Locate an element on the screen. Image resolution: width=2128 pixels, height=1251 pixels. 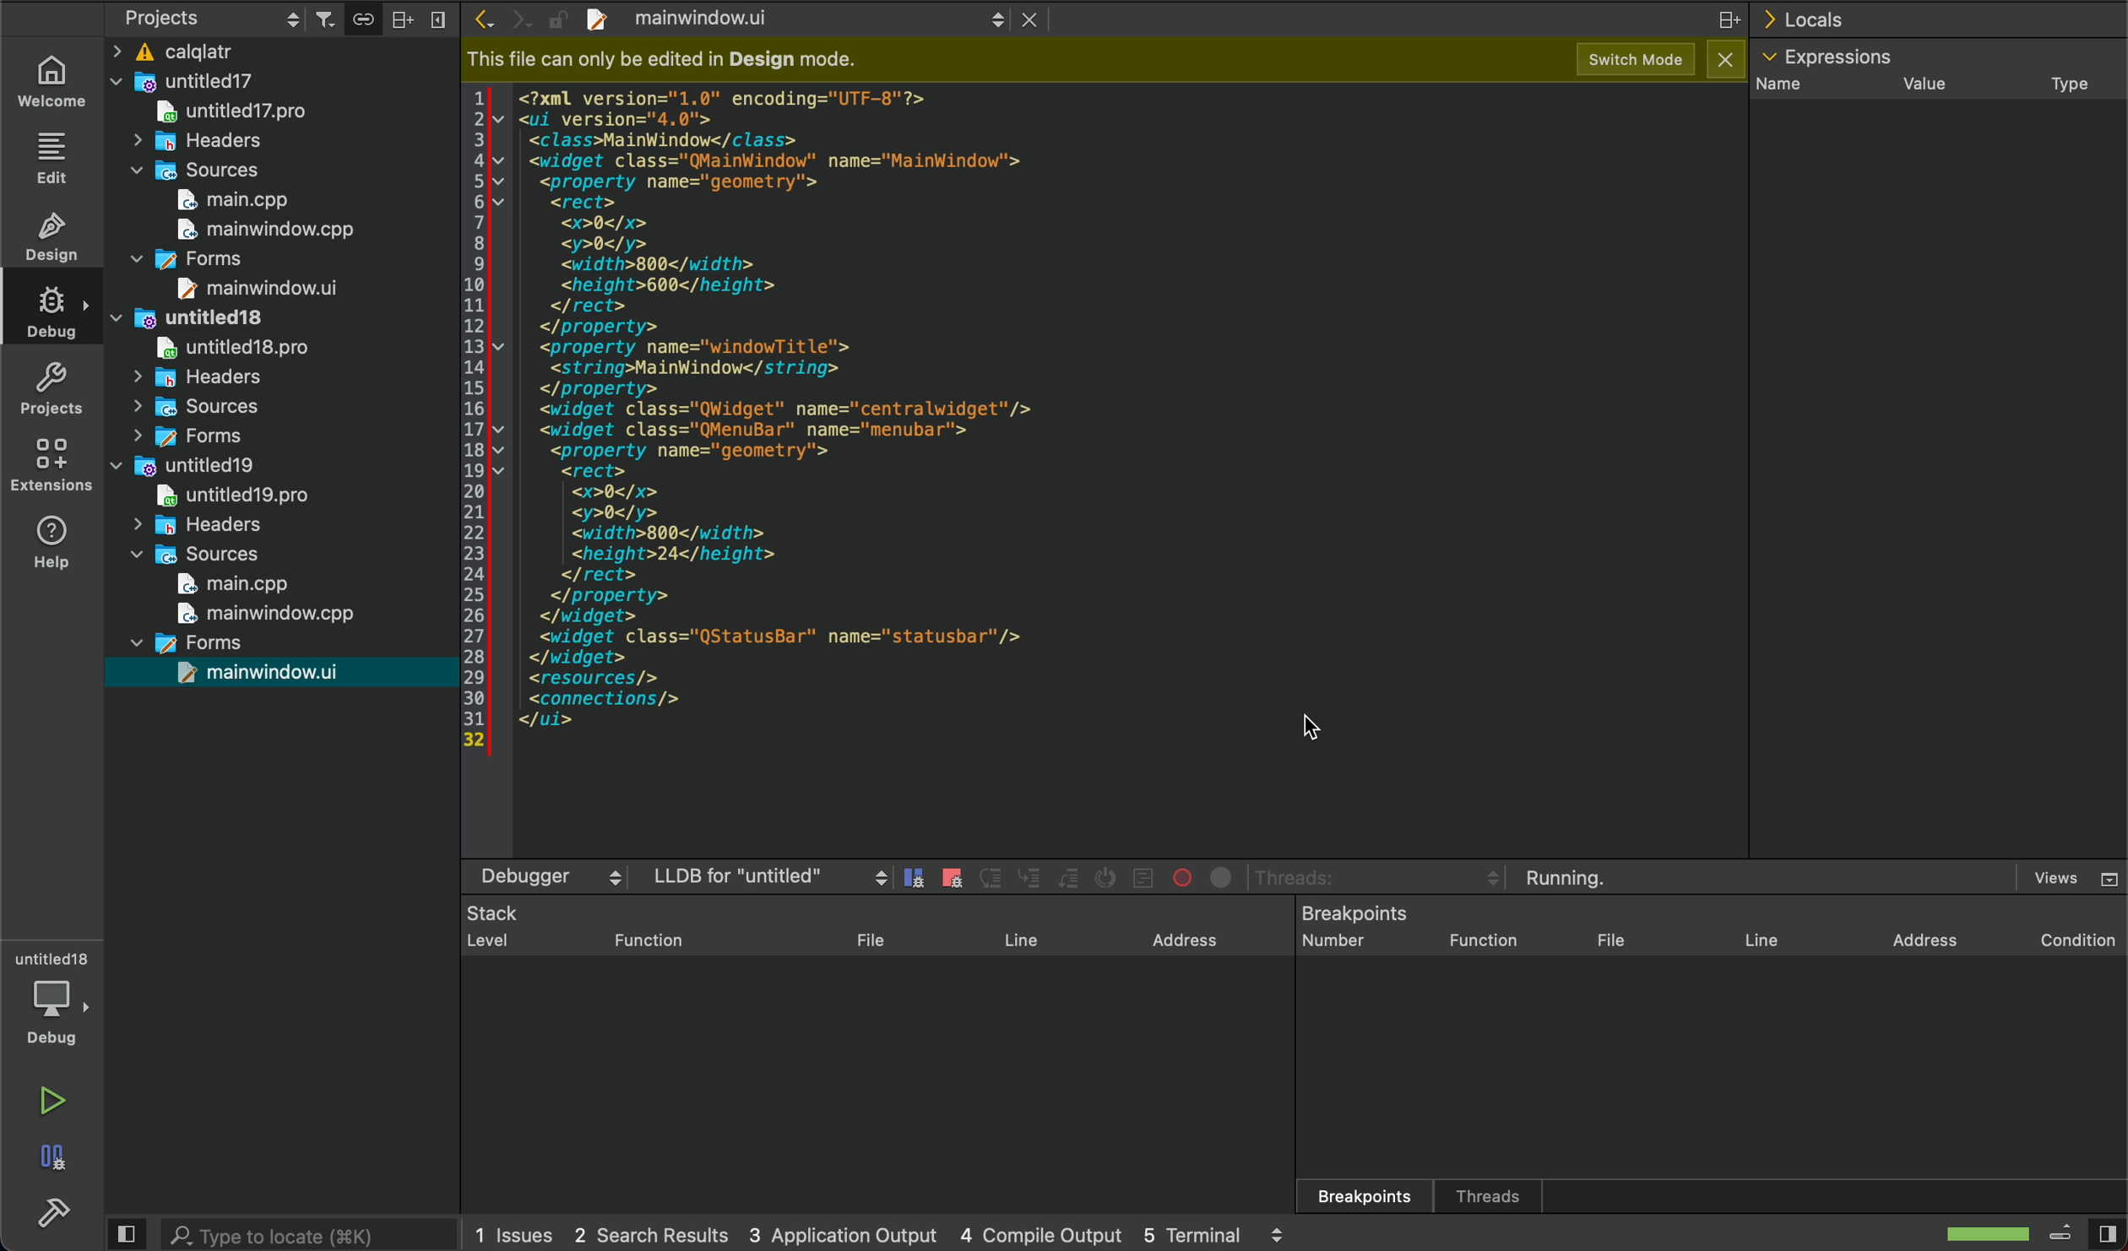
run and debug is located at coordinates (51, 1162).